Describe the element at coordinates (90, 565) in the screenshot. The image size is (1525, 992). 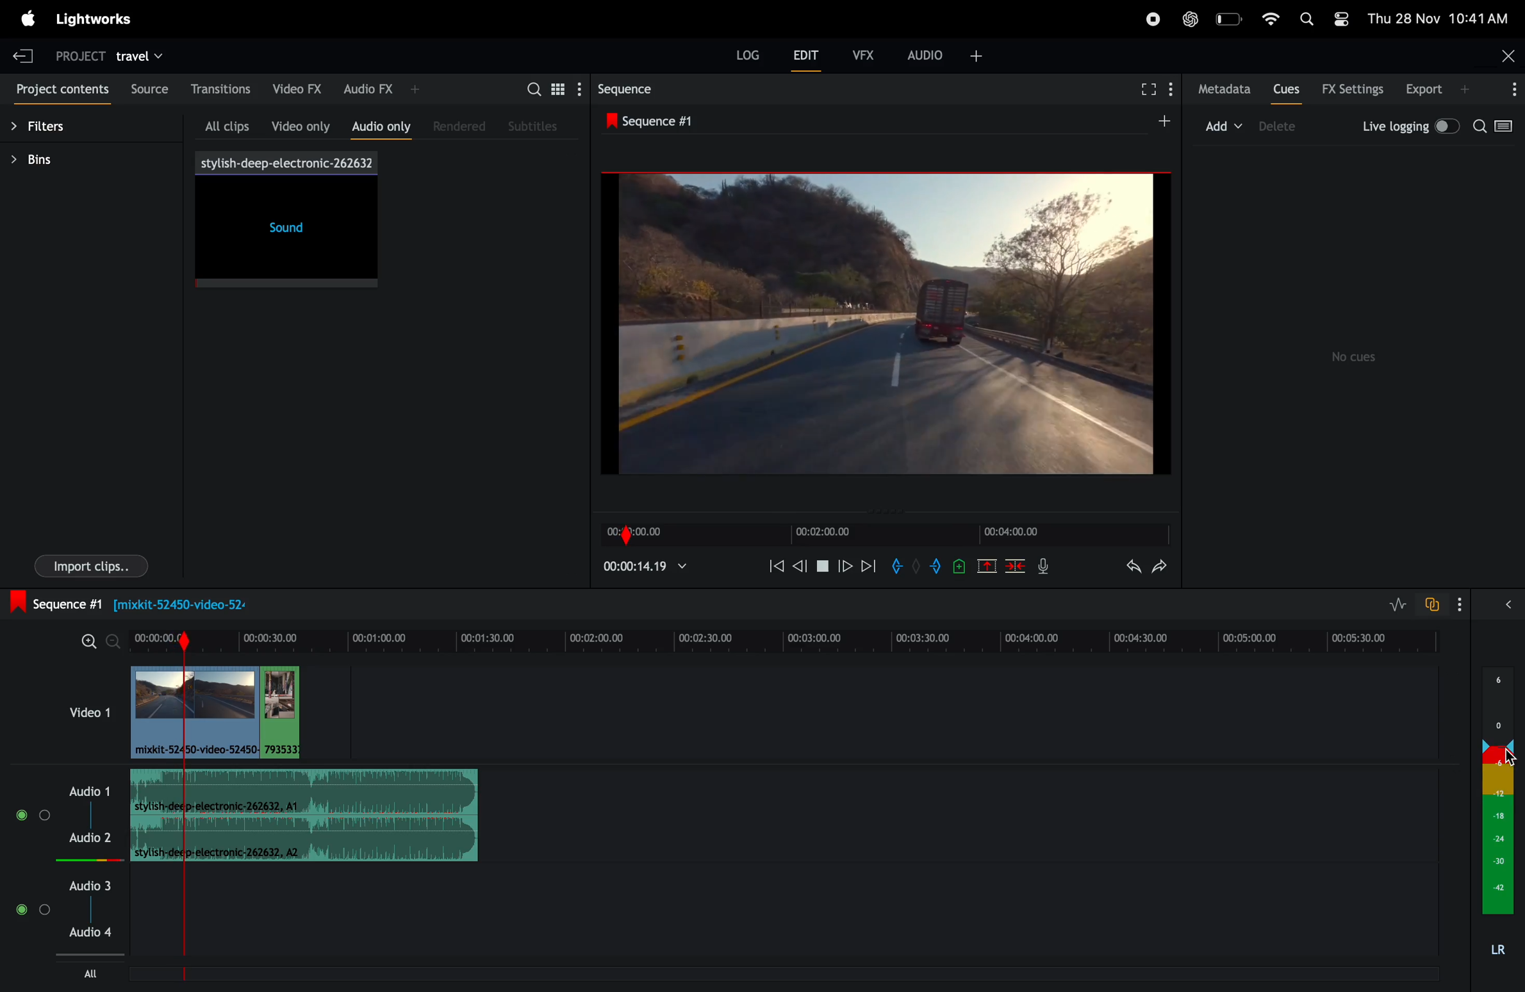
I see `imports` at that location.